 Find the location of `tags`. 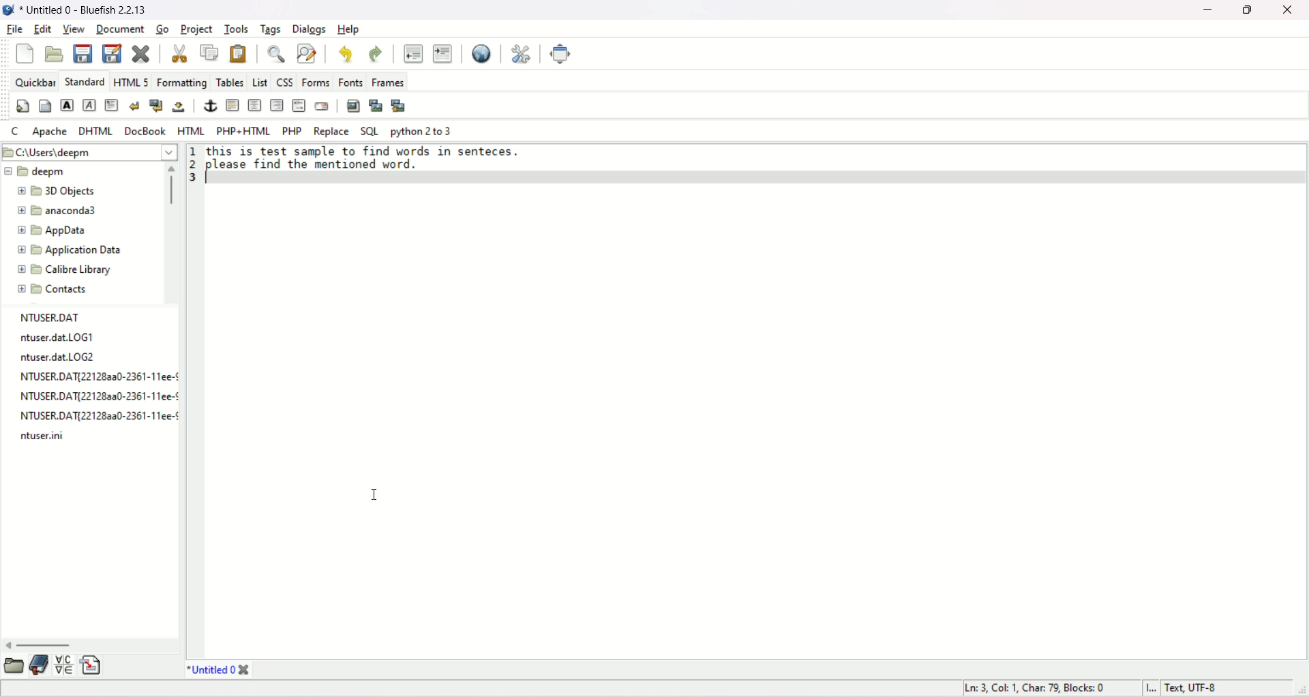

tags is located at coordinates (271, 29).